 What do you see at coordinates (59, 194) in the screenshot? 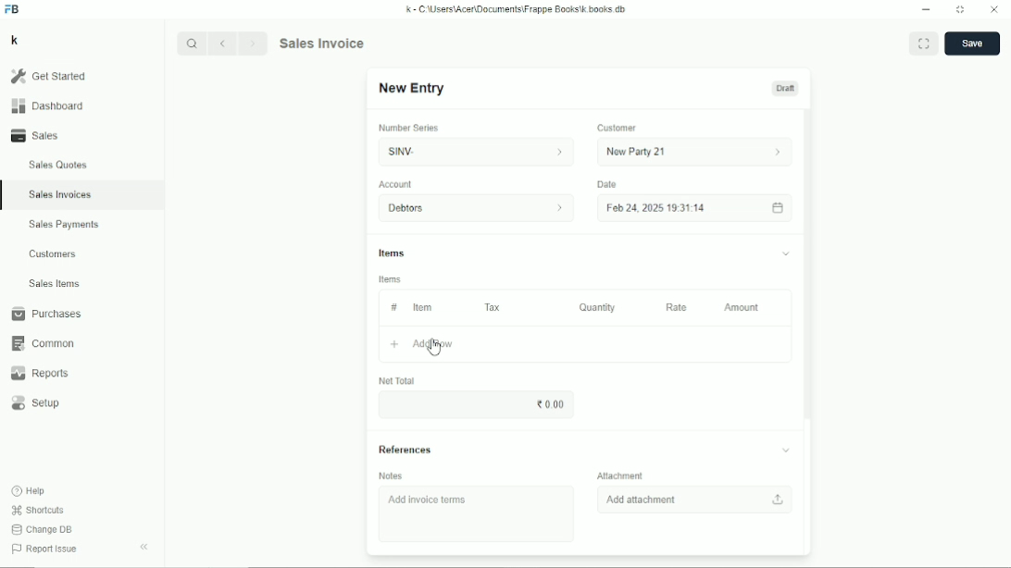
I see `Sales invoices` at bounding box center [59, 194].